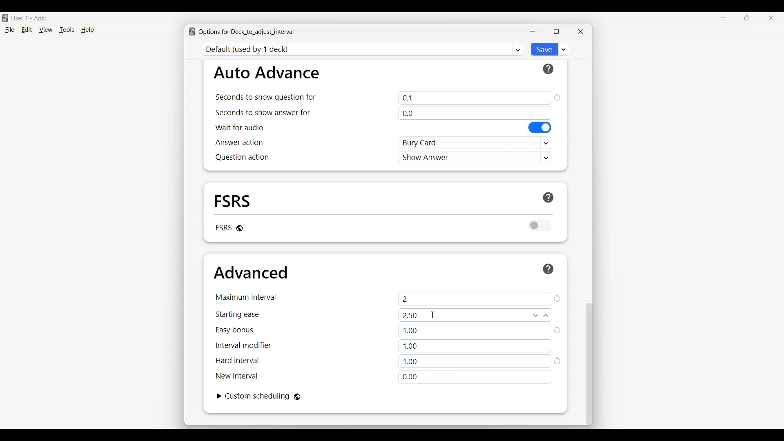  Describe the element at coordinates (258, 396) in the screenshot. I see `Indicates custom scheduling` at that location.